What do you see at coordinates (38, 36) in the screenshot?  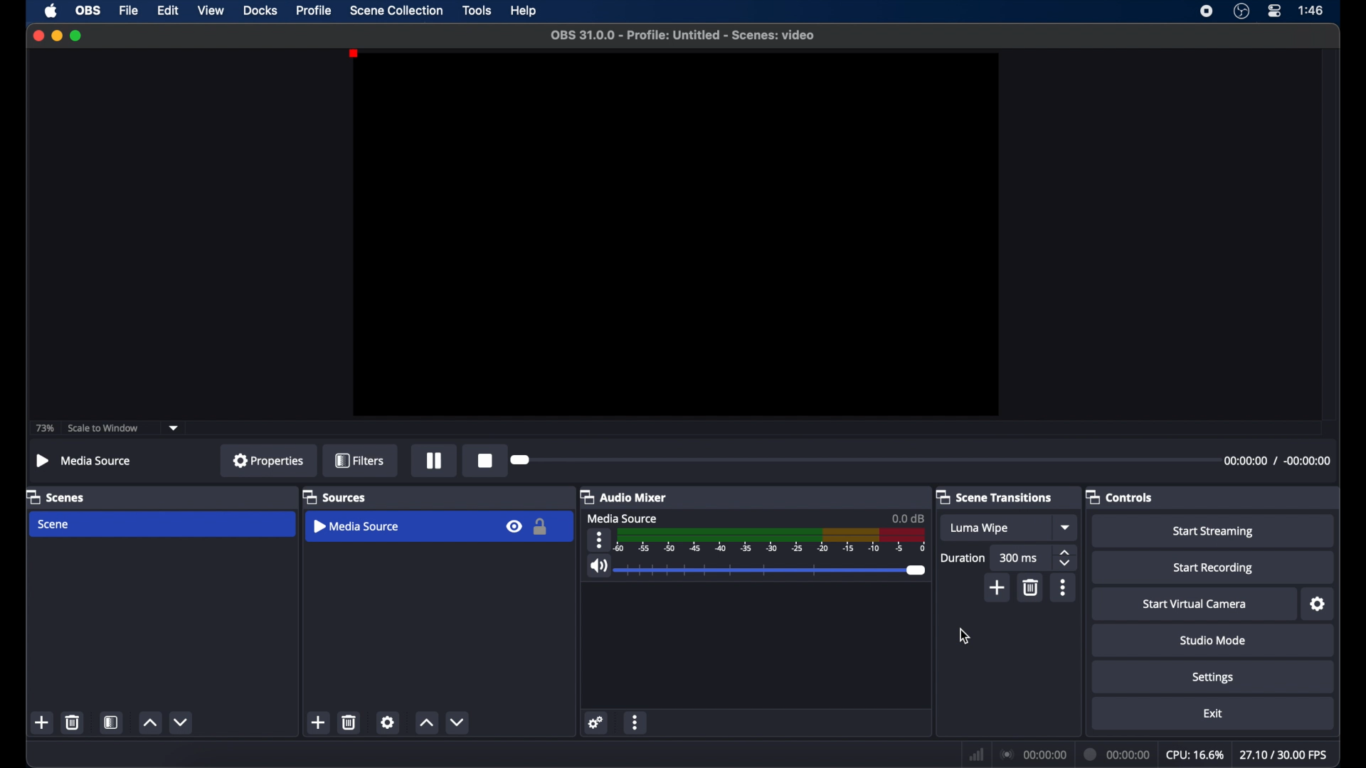 I see `close` at bounding box center [38, 36].